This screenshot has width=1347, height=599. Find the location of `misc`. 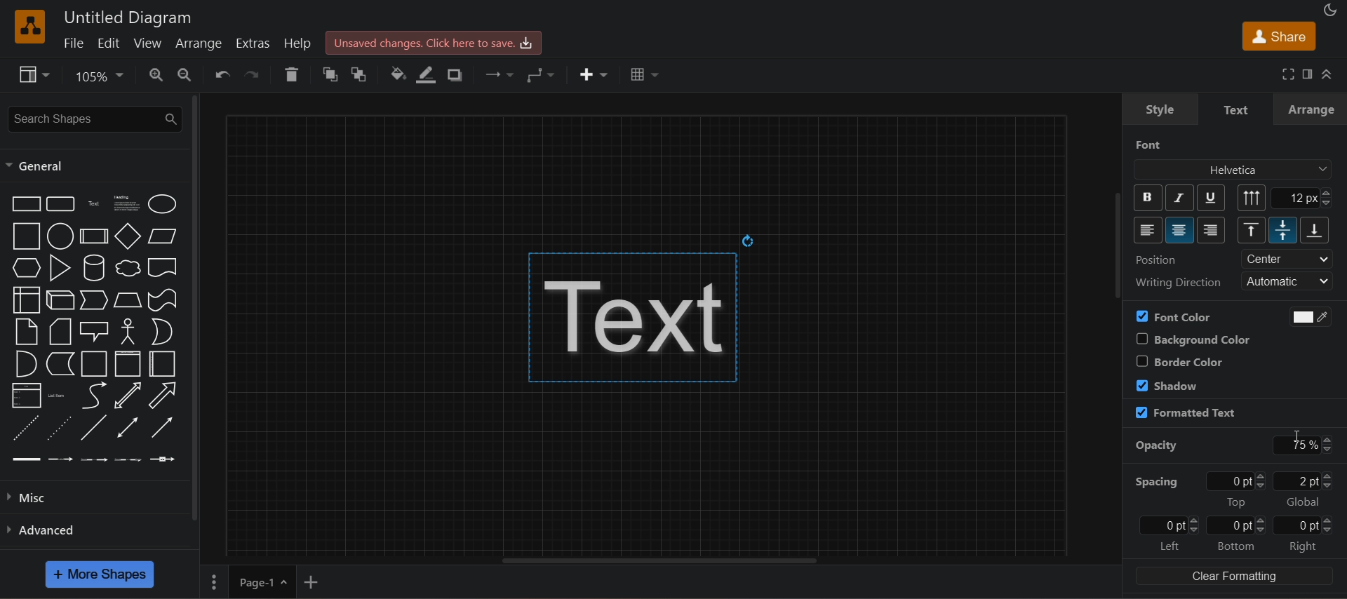

misc is located at coordinates (92, 497).